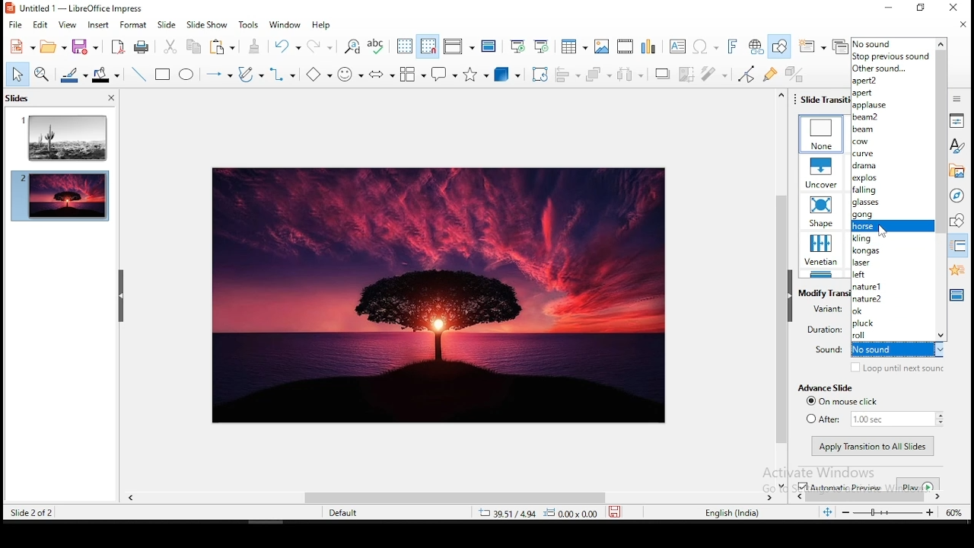 The height and width of the screenshot is (548, 974). I want to click on connectors, so click(281, 74).